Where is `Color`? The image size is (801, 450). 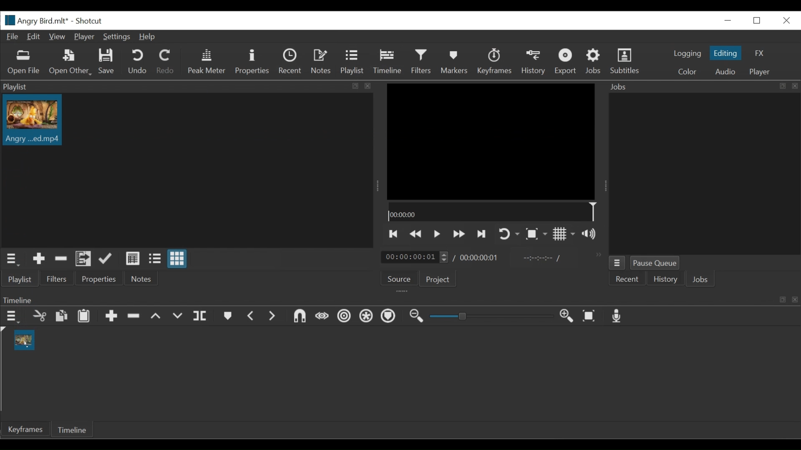
Color is located at coordinates (687, 71).